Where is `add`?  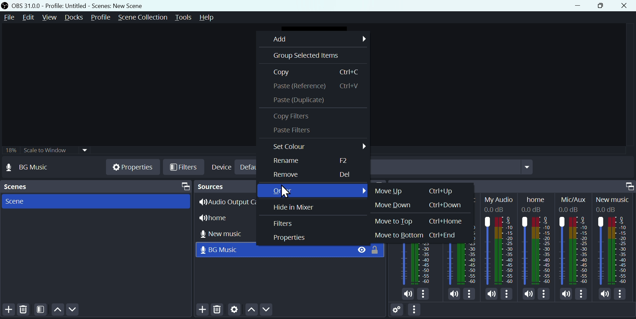 add is located at coordinates (318, 38).